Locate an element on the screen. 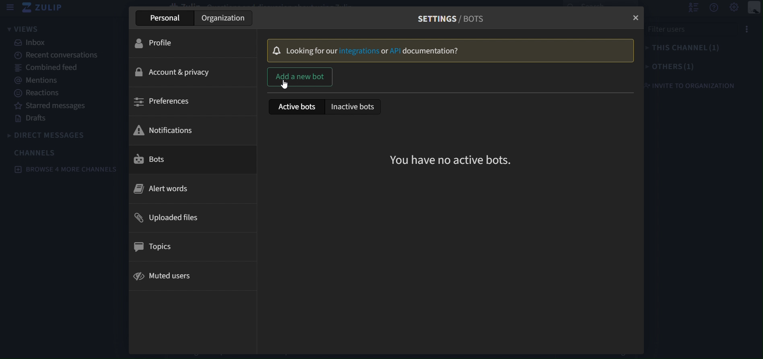 The image size is (763, 359). document? is located at coordinates (431, 51).